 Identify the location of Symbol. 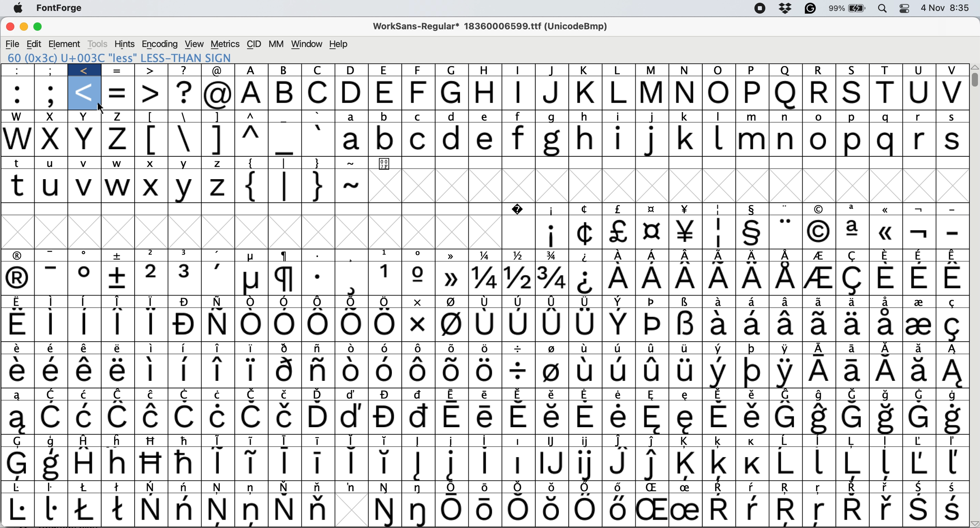
(555, 325).